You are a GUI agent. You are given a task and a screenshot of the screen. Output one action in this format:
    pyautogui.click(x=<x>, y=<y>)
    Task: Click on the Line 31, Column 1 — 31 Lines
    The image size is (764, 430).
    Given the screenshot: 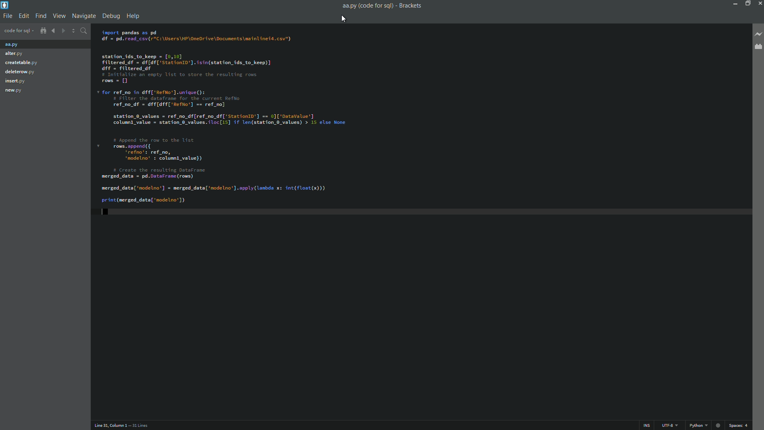 What is the action you would take?
    pyautogui.click(x=125, y=424)
    